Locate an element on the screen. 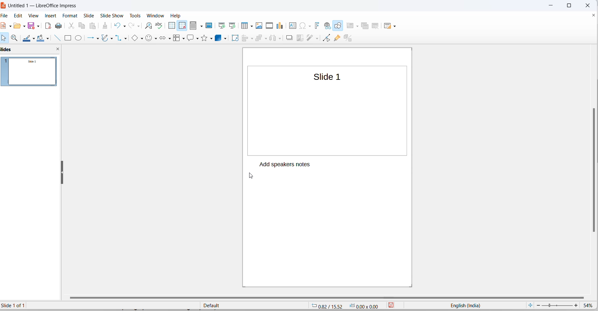 The width and height of the screenshot is (598, 311). connectors is located at coordinates (120, 38).